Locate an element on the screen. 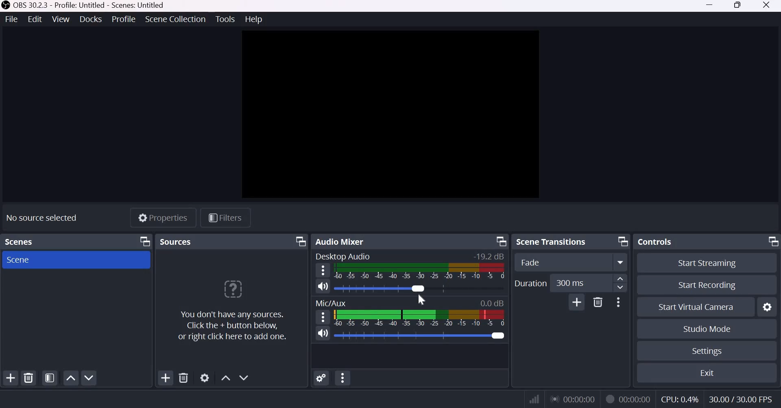 The image size is (781, 408). Exit is located at coordinates (711, 373).